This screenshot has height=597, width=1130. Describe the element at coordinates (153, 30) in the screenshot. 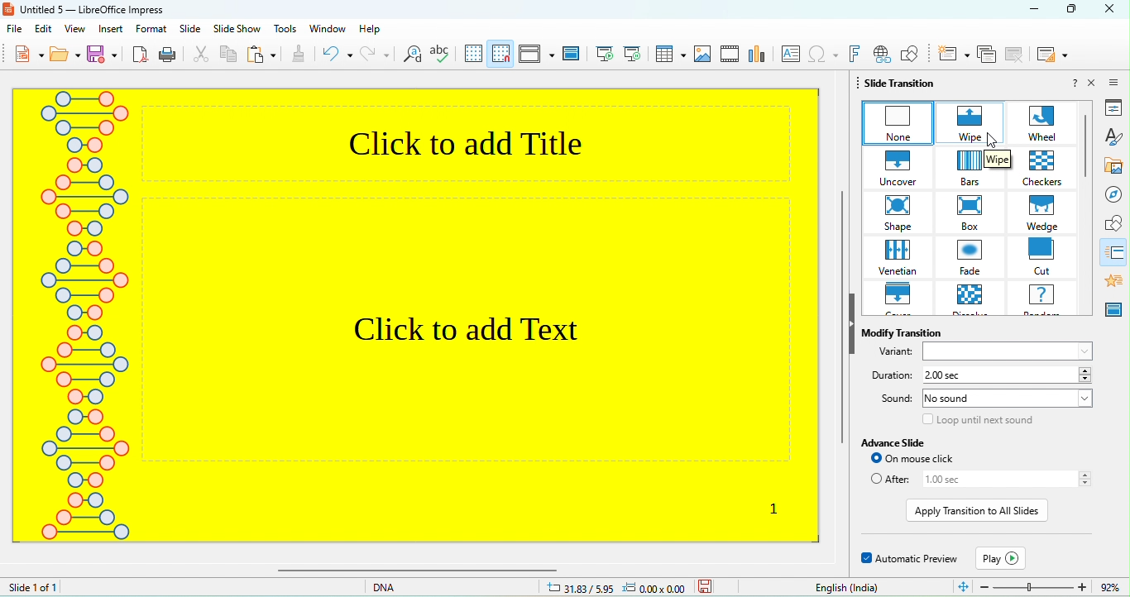

I see `format` at that location.